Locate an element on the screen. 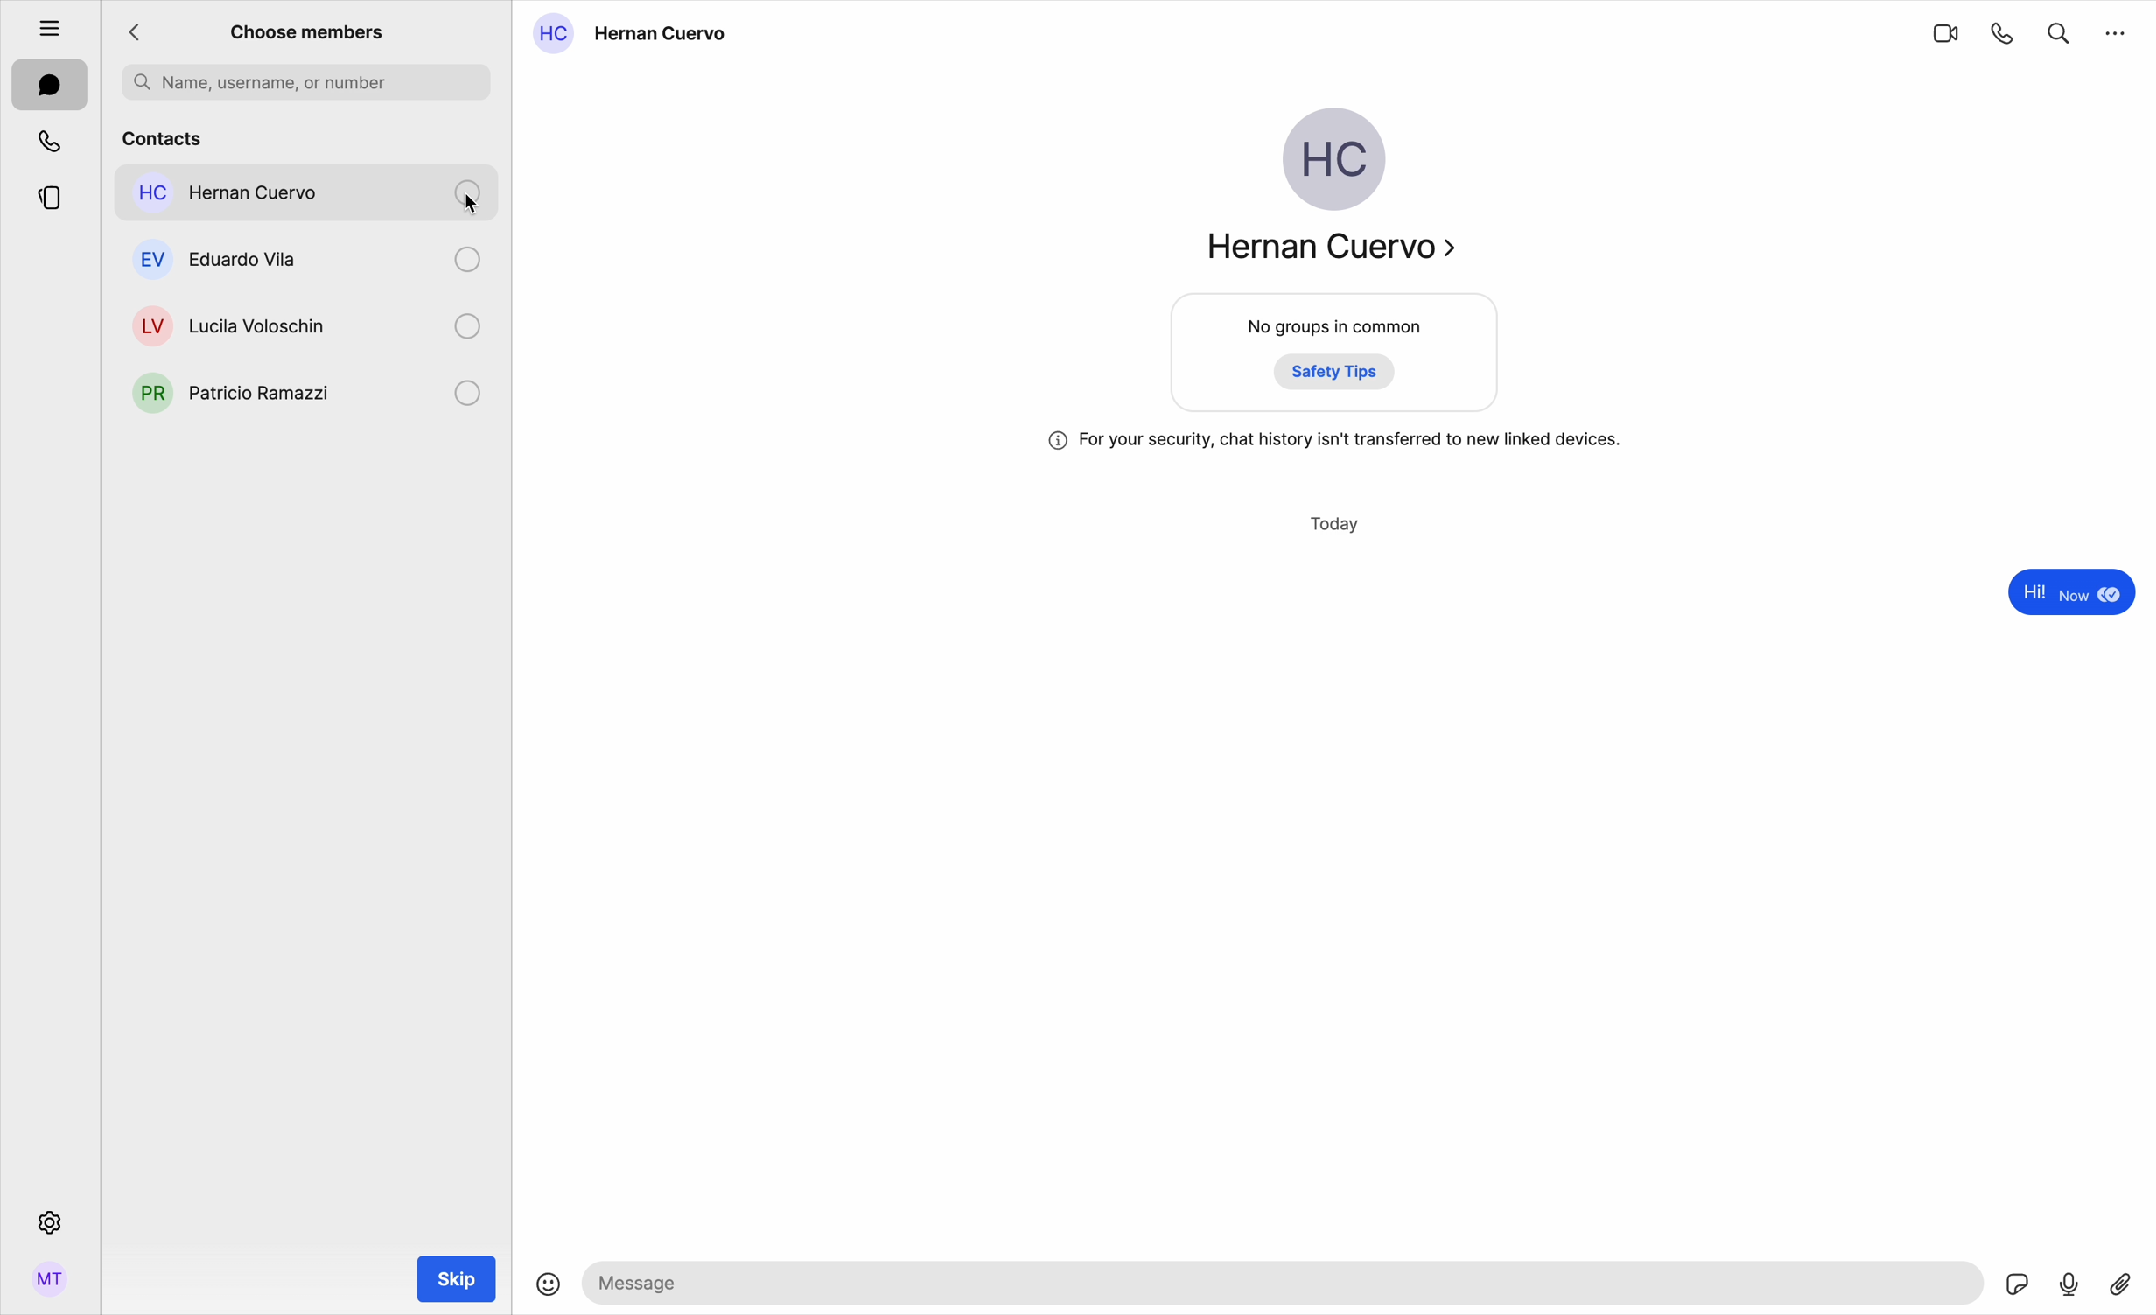 This screenshot has height=1315, width=2156. skip button is located at coordinates (458, 1279).